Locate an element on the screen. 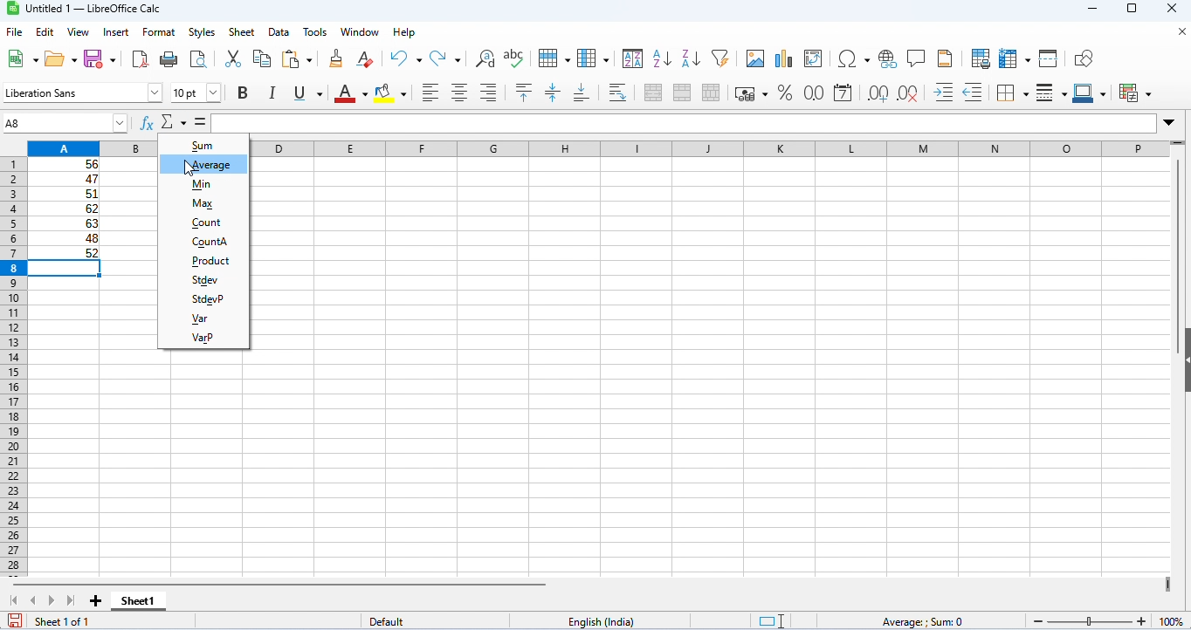  window is located at coordinates (362, 32).